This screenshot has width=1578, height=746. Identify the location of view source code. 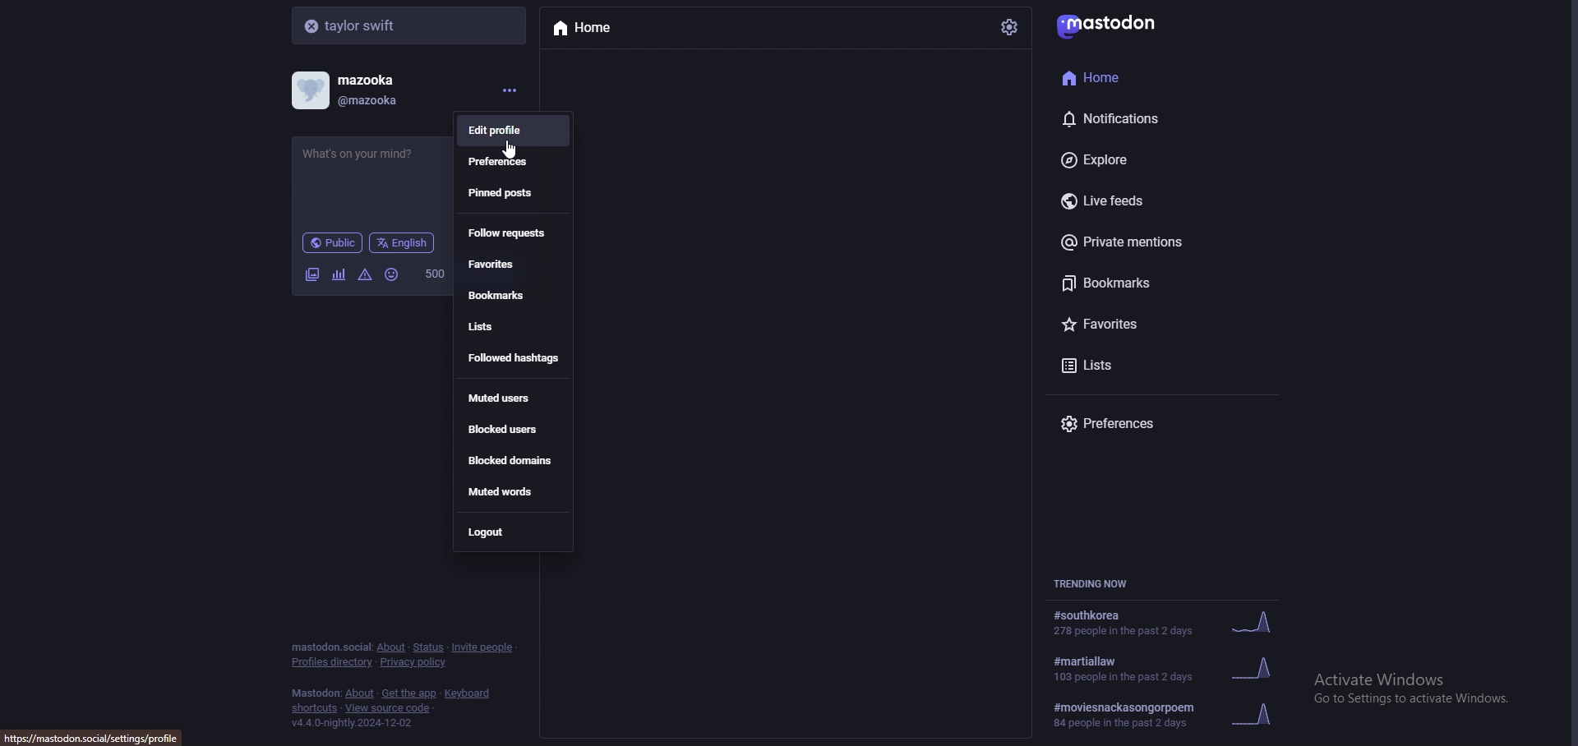
(389, 708).